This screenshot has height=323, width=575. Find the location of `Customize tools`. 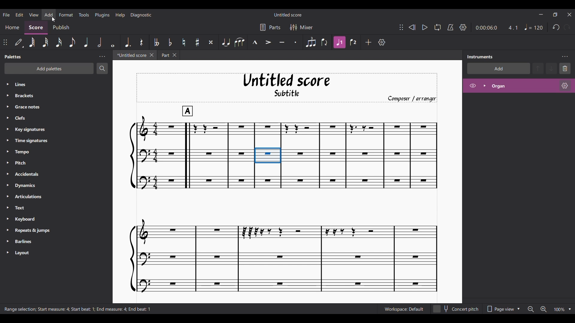

Customize tools is located at coordinates (382, 42).